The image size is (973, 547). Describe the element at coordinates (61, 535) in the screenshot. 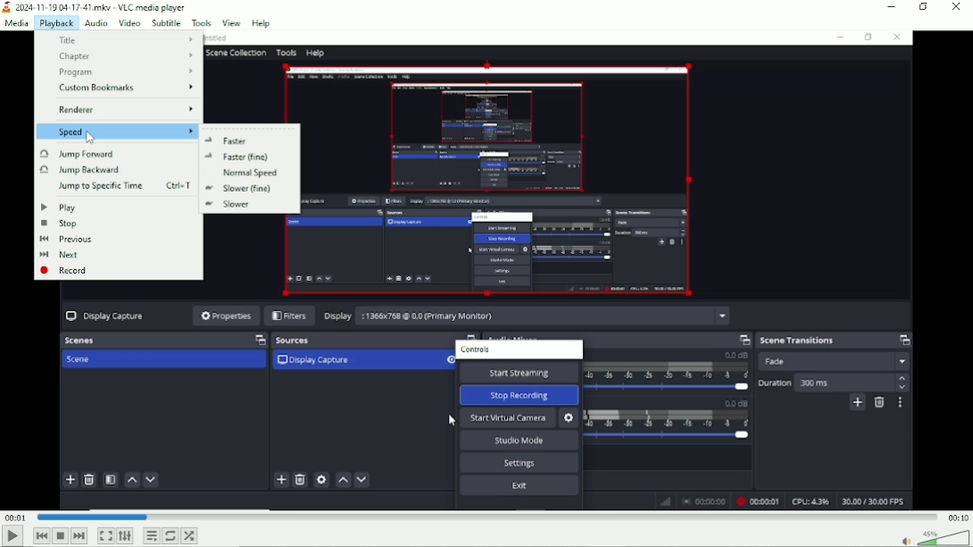

I see `Stop playlist` at that location.